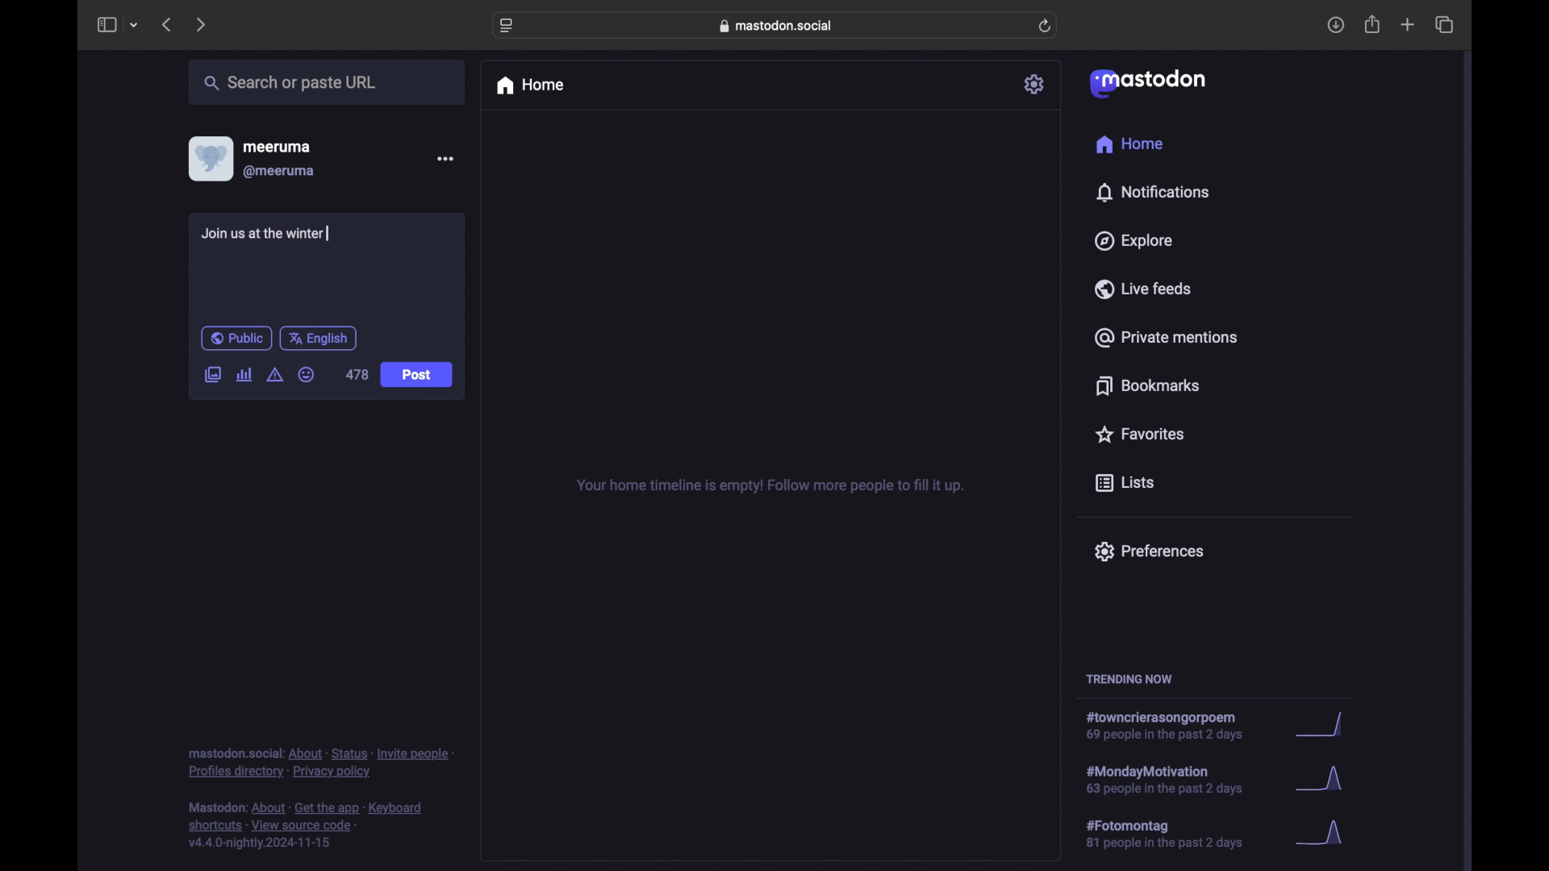 This screenshot has width=1549, height=871. What do you see at coordinates (106, 24) in the screenshot?
I see `sidebar` at bounding box center [106, 24].